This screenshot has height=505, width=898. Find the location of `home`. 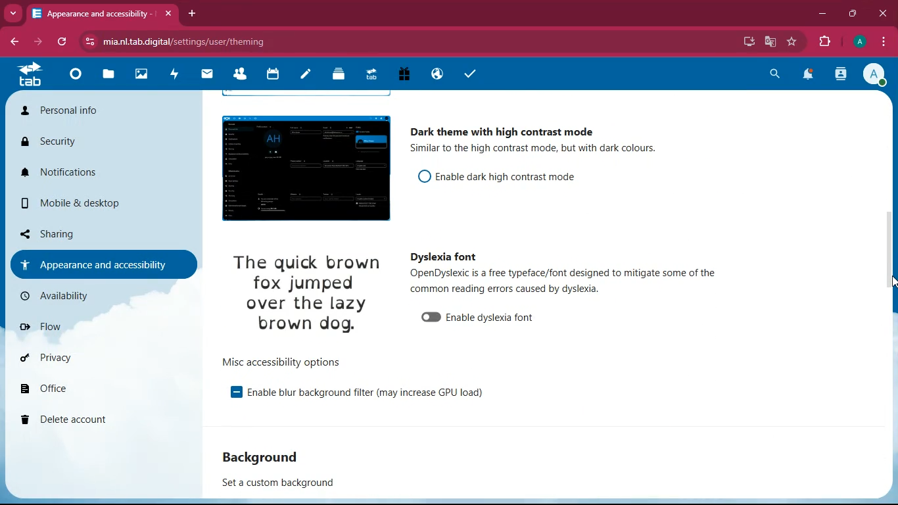

home is located at coordinates (78, 77).